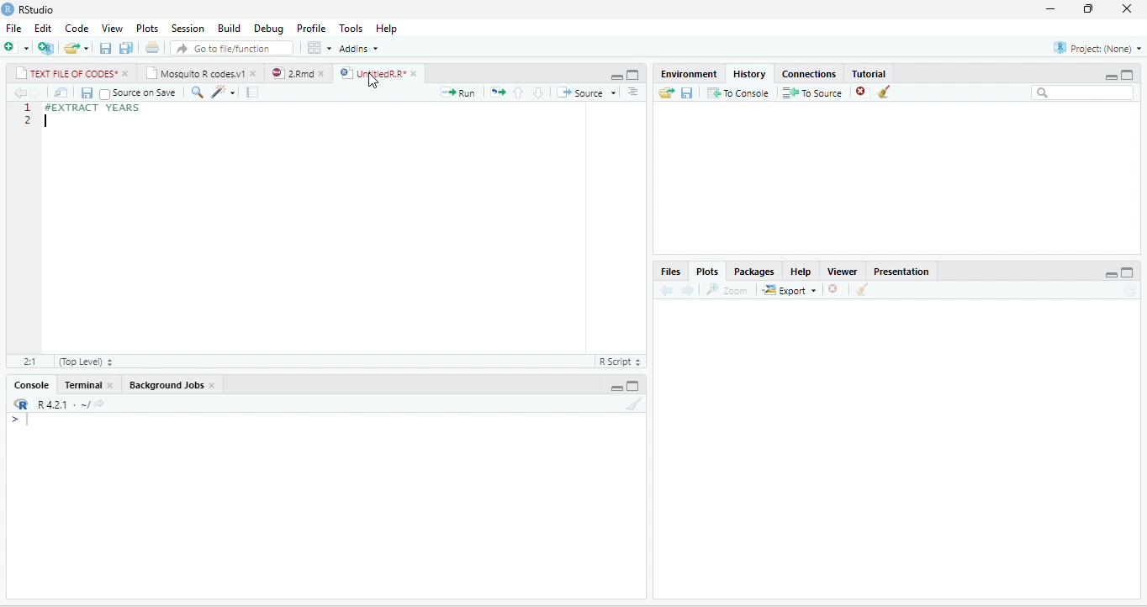  What do you see at coordinates (755, 272) in the screenshot?
I see `Packages` at bounding box center [755, 272].